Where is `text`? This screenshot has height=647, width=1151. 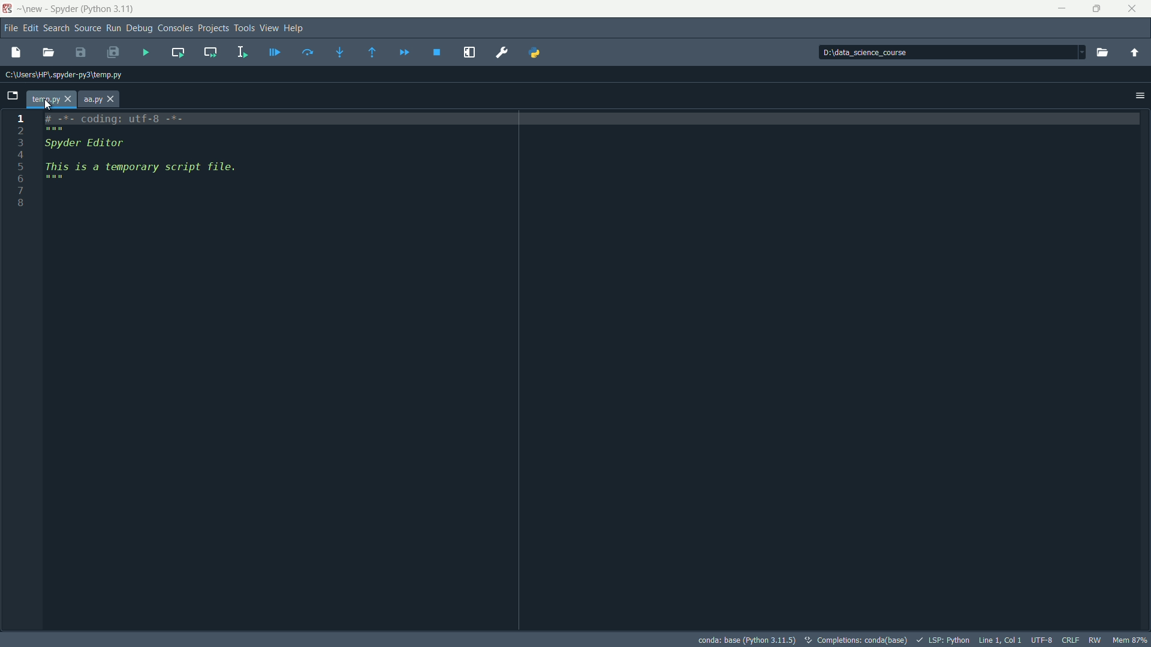
text is located at coordinates (855, 640).